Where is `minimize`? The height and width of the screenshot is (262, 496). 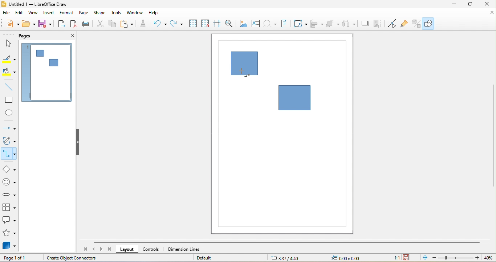 minimize is located at coordinates (455, 5).